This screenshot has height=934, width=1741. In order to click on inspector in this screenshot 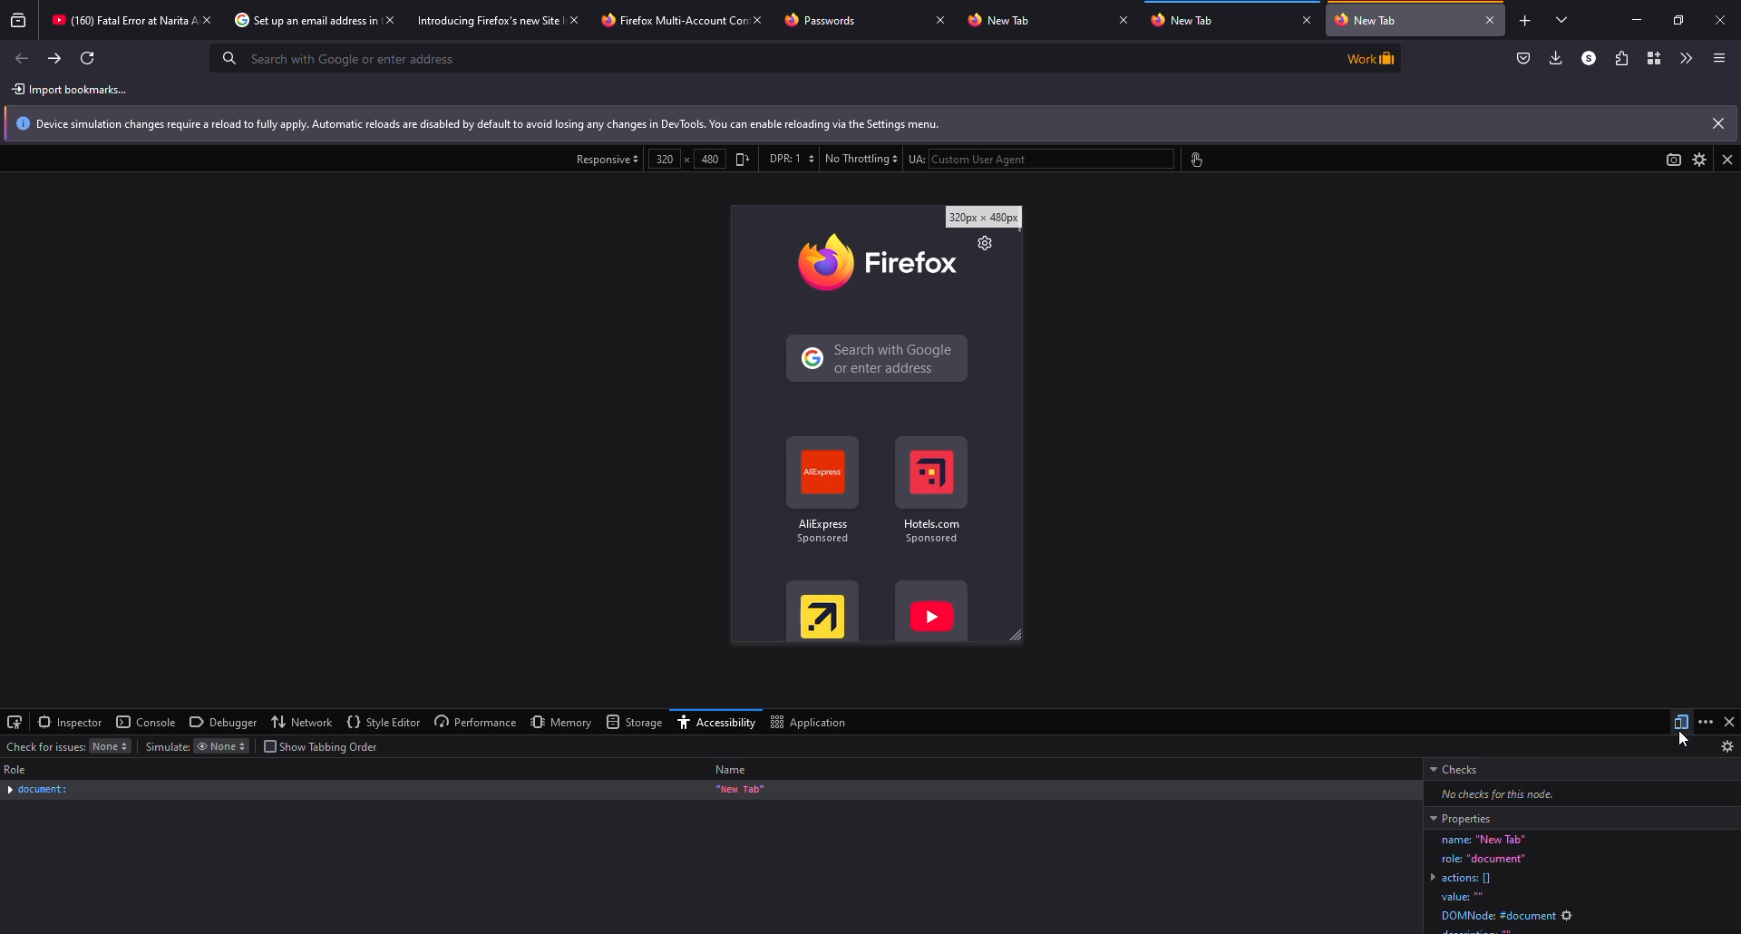, I will do `click(72, 722)`.